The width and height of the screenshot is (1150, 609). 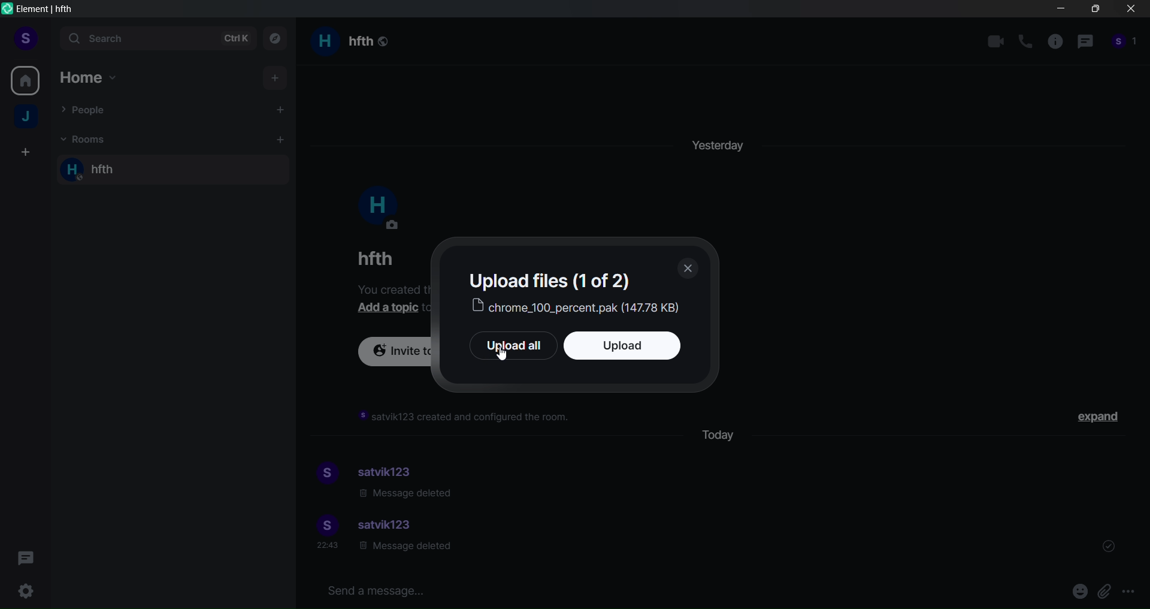 I want to click on emoji, so click(x=1072, y=592).